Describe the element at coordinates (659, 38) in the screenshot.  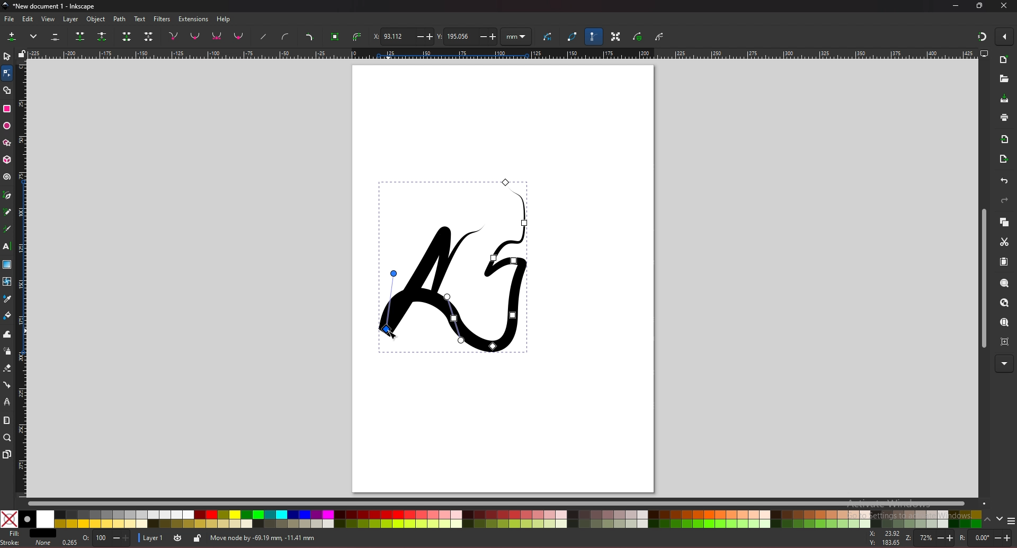
I see `show clipping path` at that location.